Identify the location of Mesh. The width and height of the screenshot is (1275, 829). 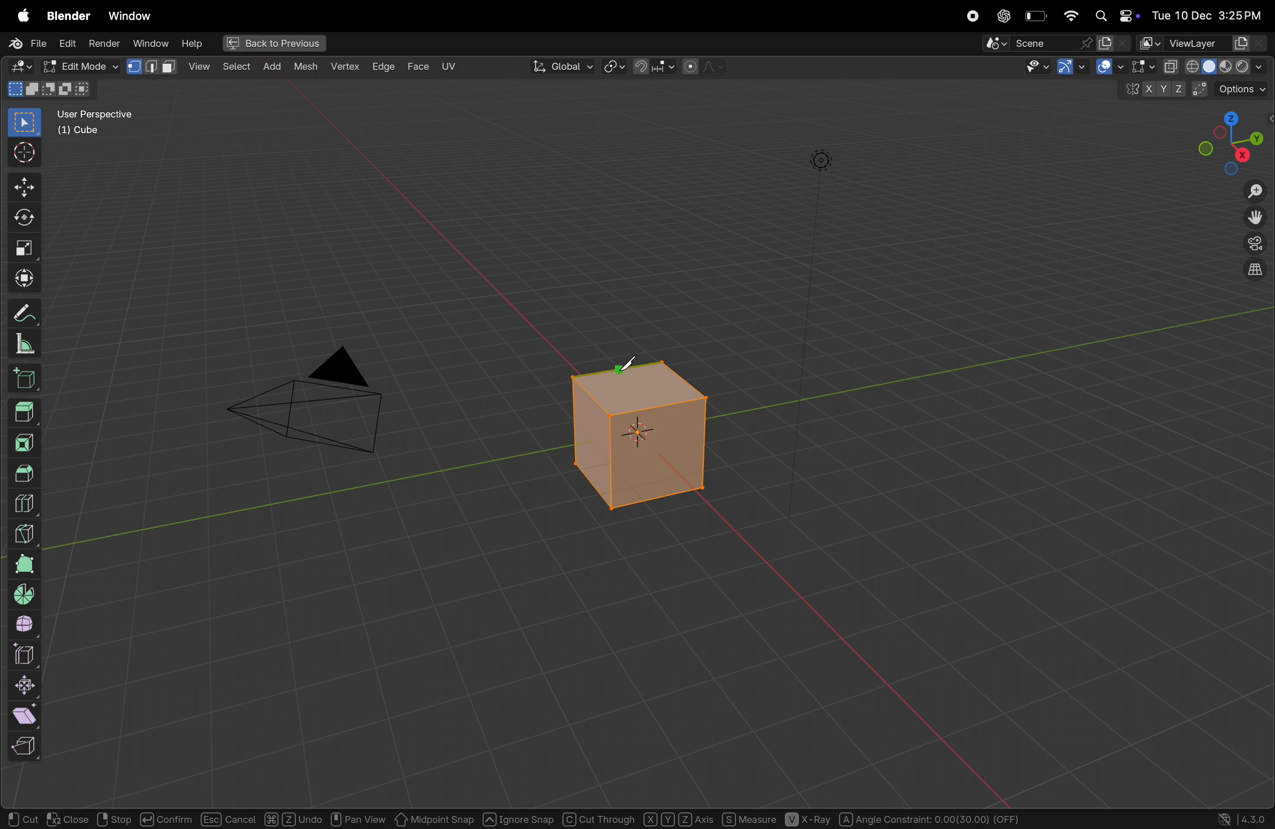
(307, 69).